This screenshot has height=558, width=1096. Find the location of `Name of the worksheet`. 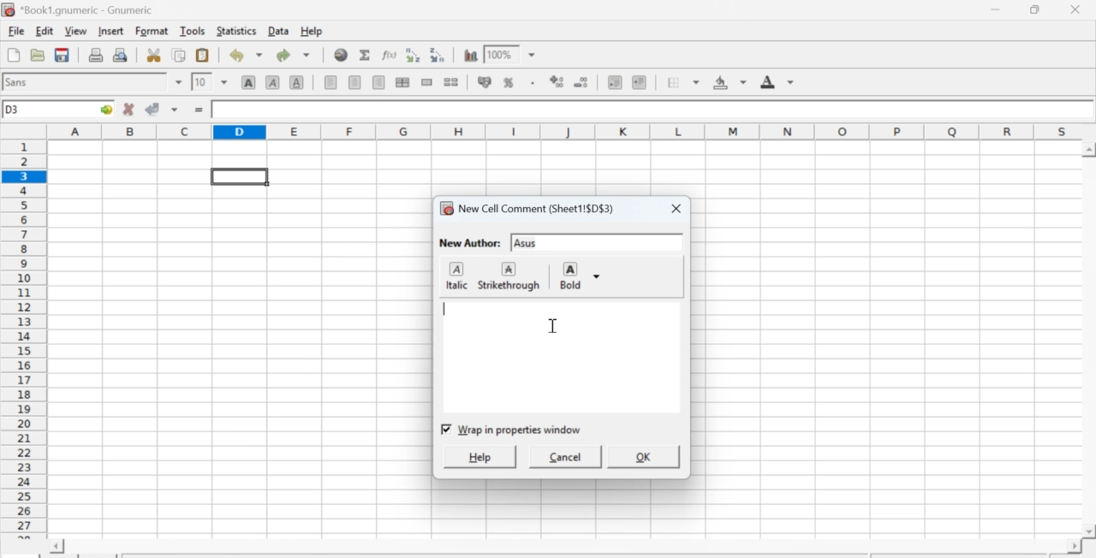

Name of the worksheet is located at coordinates (90, 9).